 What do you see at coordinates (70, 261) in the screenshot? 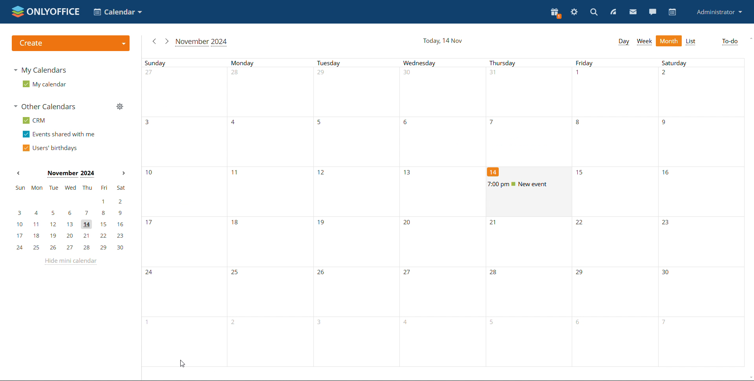
I see `hide mini calendar` at bounding box center [70, 261].